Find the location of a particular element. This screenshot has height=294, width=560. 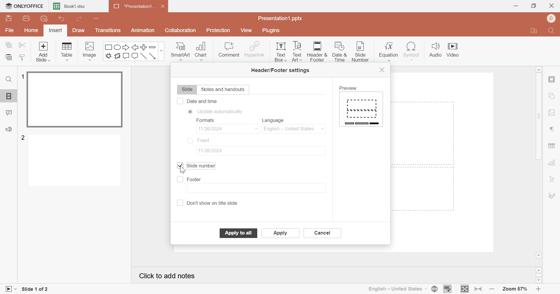

Zoom in is located at coordinates (540, 289).